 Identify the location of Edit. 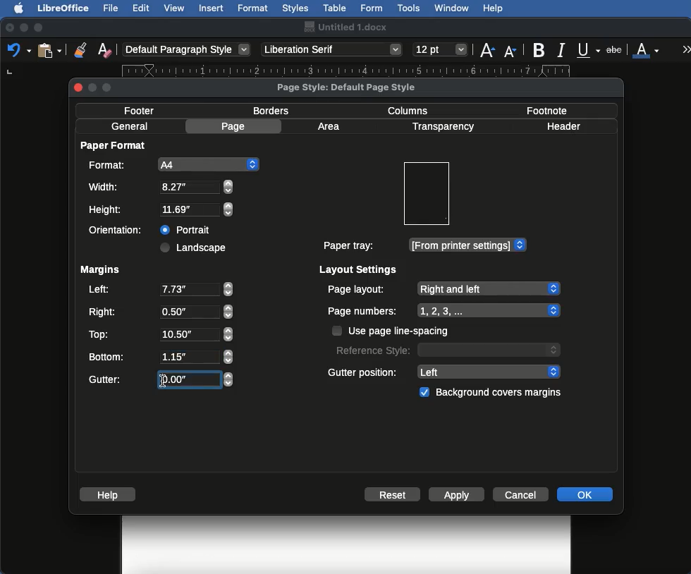
(141, 8).